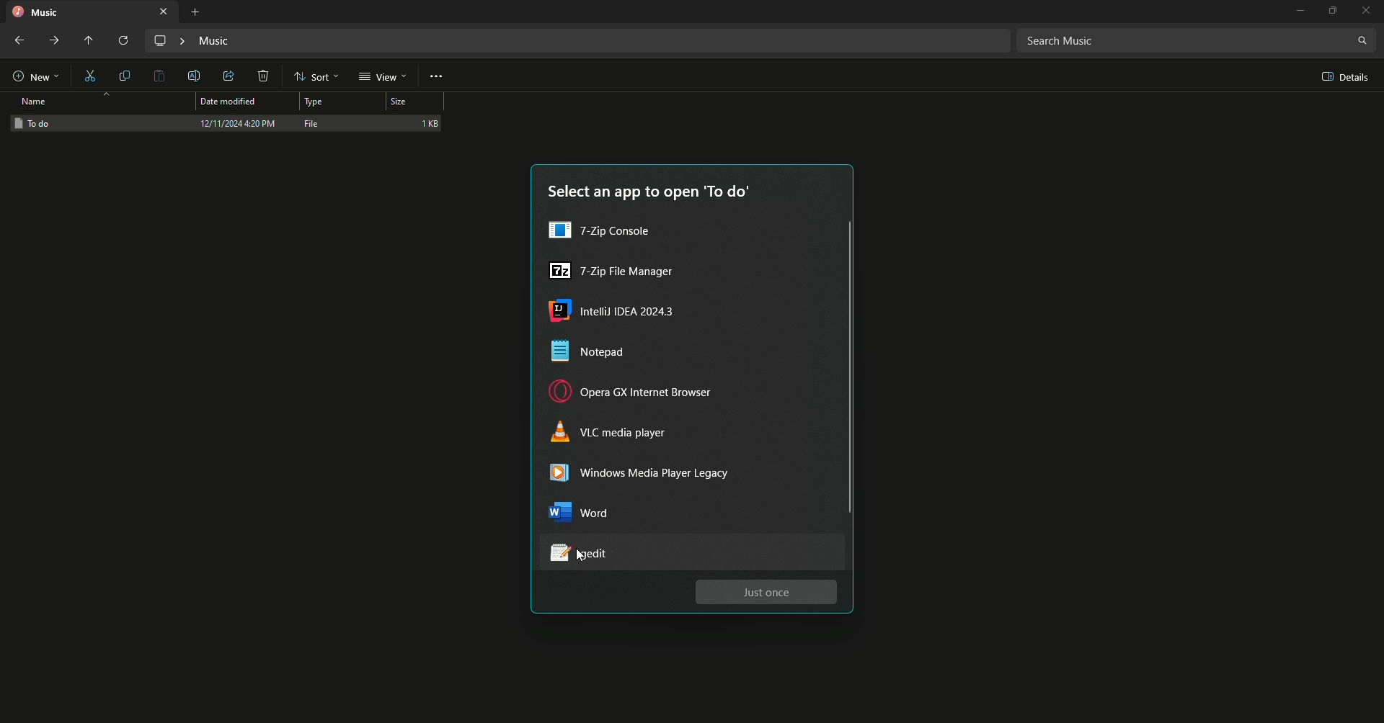 This screenshot has width=1384, height=723. What do you see at coordinates (194, 75) in the screenshot?
I see `Edit` at bounding box center [194, 75].